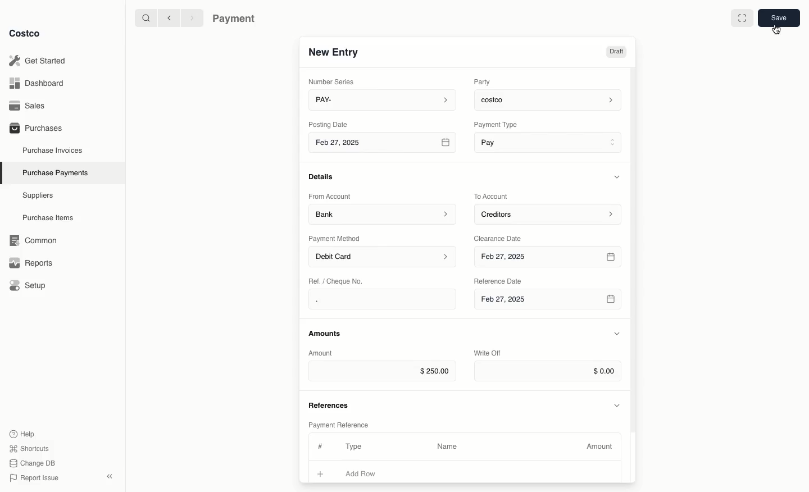 The image size is (809, 492). Describe the element at coordinates (495, 124) in the screenshot. I see `‘Payment Type` at that location.